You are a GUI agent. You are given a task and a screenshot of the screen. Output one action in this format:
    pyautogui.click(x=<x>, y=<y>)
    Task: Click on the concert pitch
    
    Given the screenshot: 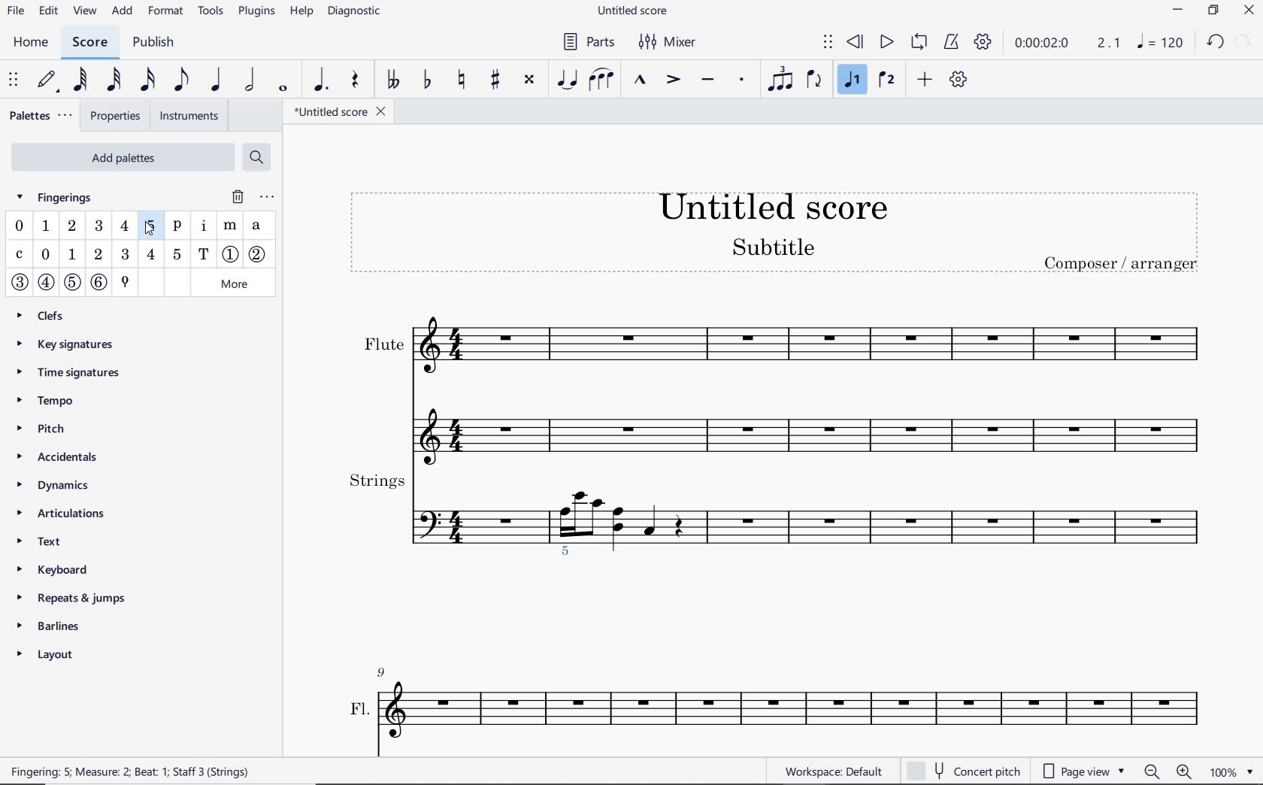 What is the action you would take?
    pyautogui.click(x=963, y=771)
    